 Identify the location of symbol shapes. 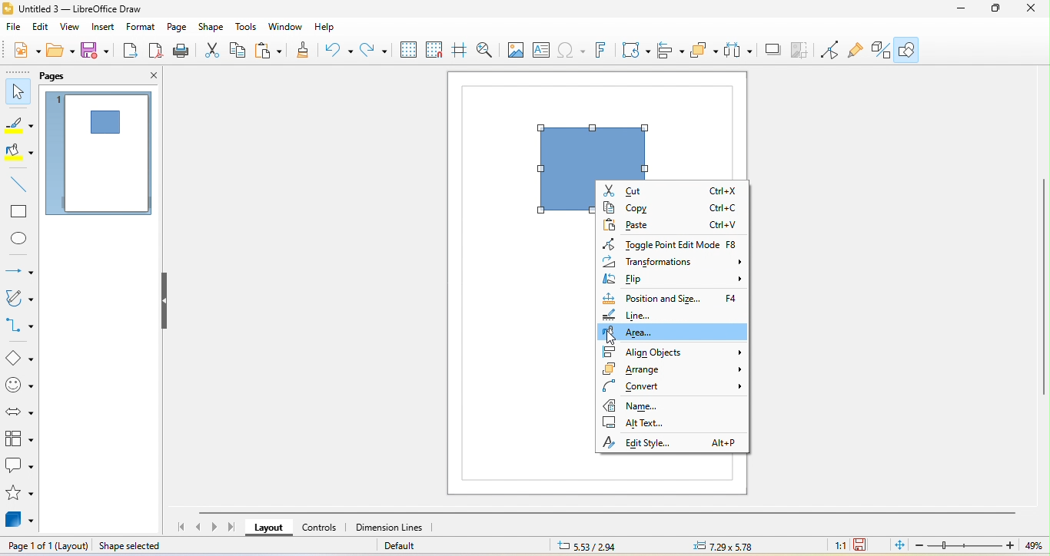
(18, 386).